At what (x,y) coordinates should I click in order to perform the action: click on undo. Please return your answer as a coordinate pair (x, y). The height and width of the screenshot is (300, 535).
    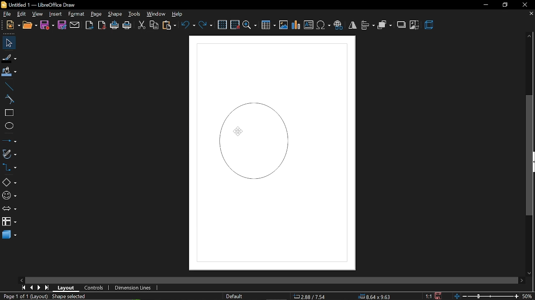
    Looking at the image, I should click on (188, 25).